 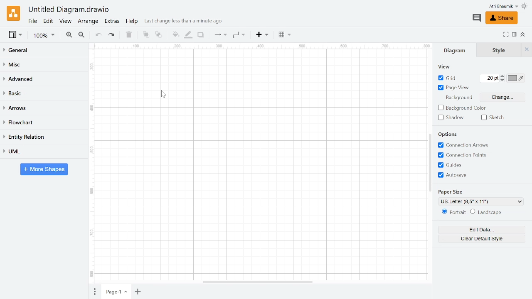 I want to click on help, so click(x=132, y=22).